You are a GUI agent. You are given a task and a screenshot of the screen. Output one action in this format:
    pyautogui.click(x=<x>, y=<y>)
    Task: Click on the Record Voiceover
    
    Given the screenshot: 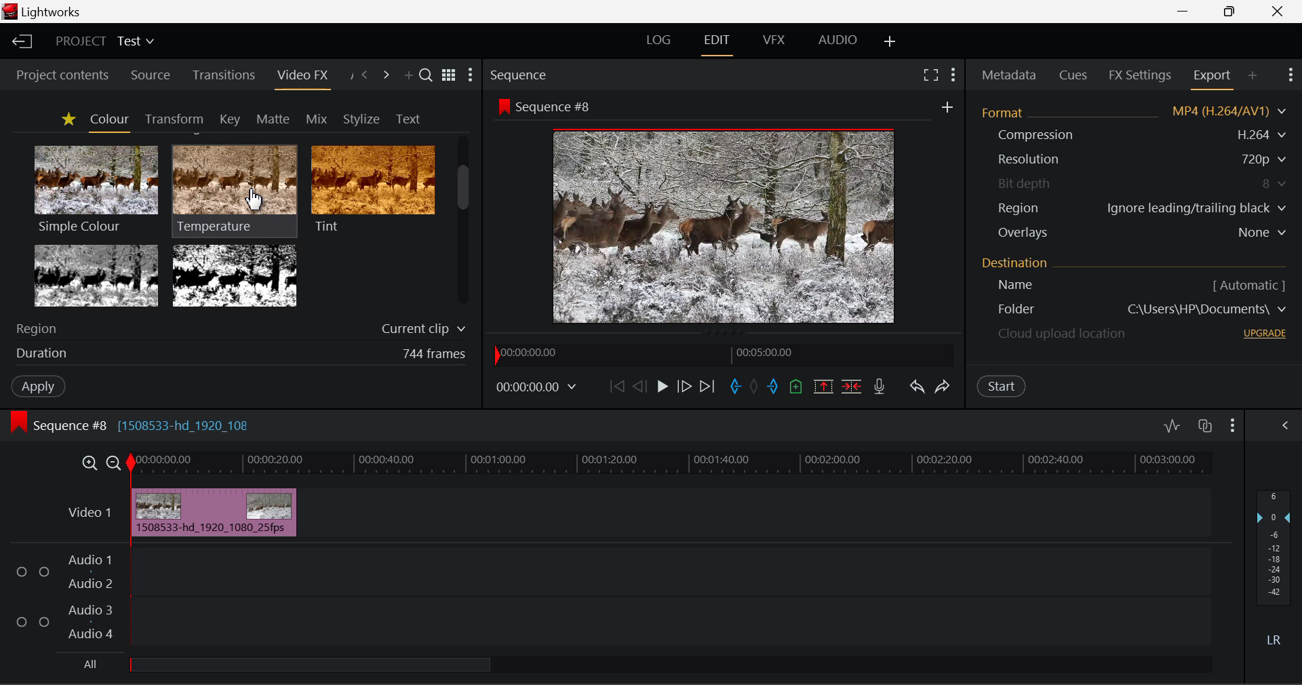 What is the action you would take?
    pyautogui.click(x=879, y=385)
    